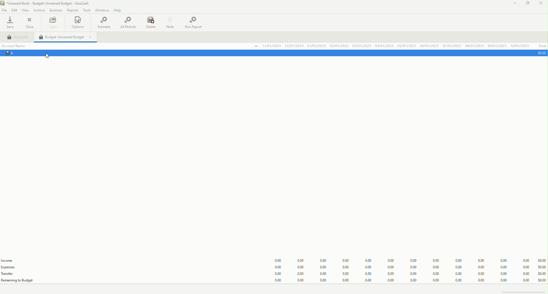 Image resolution: width=548 pixels, height=294 pixels. What do you see at coordinates (119, 10) in the screenshot?
I see `Help` at bounding box center [119, 10].